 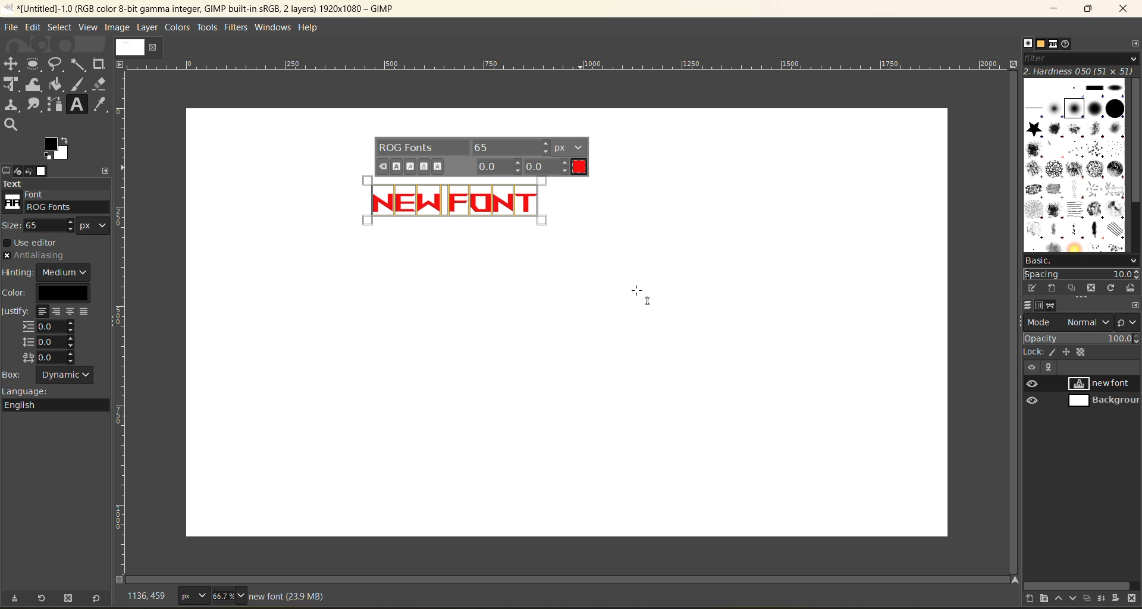 I want to click on paths, so click(x=1052, y=306).